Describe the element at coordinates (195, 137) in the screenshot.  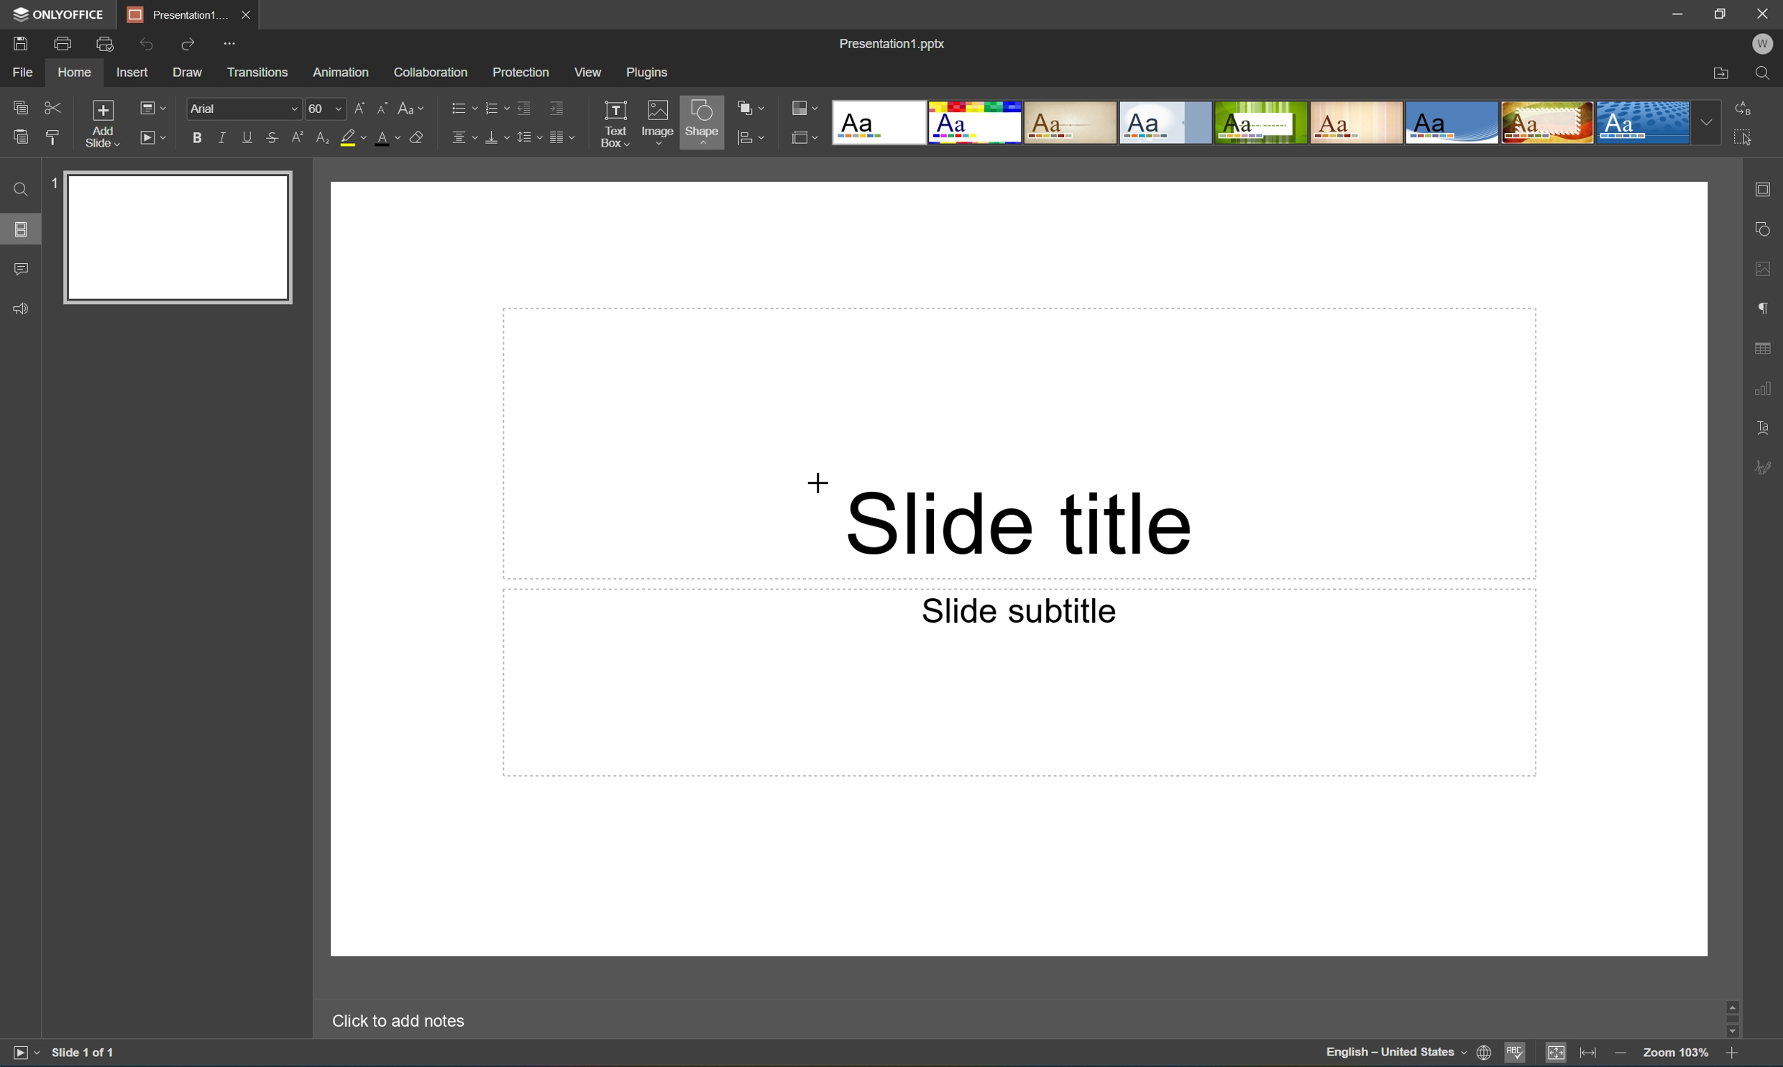
I see `Bold` at that location.